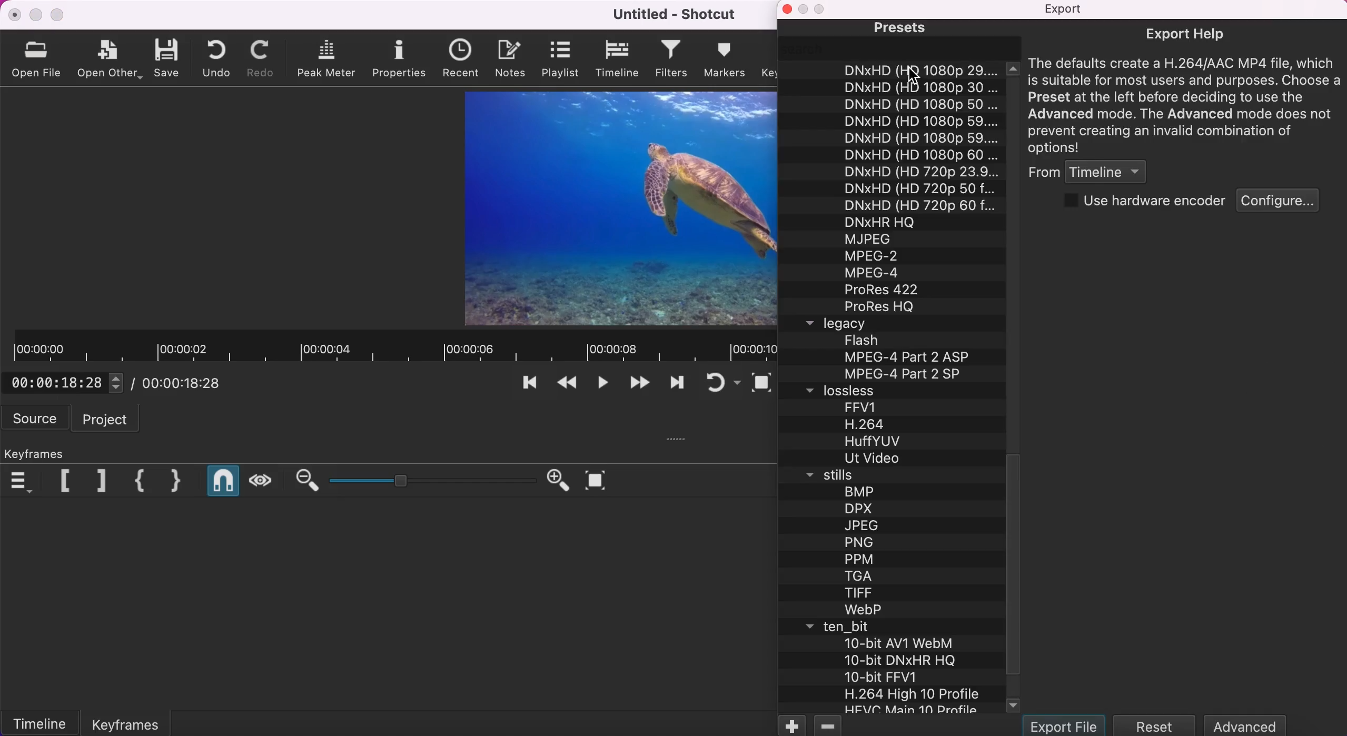 The width and height of the screenshot is (1347, 736). Describe the element at coordinates (617, 60) in the screenshot. I see `timeline` at that location.